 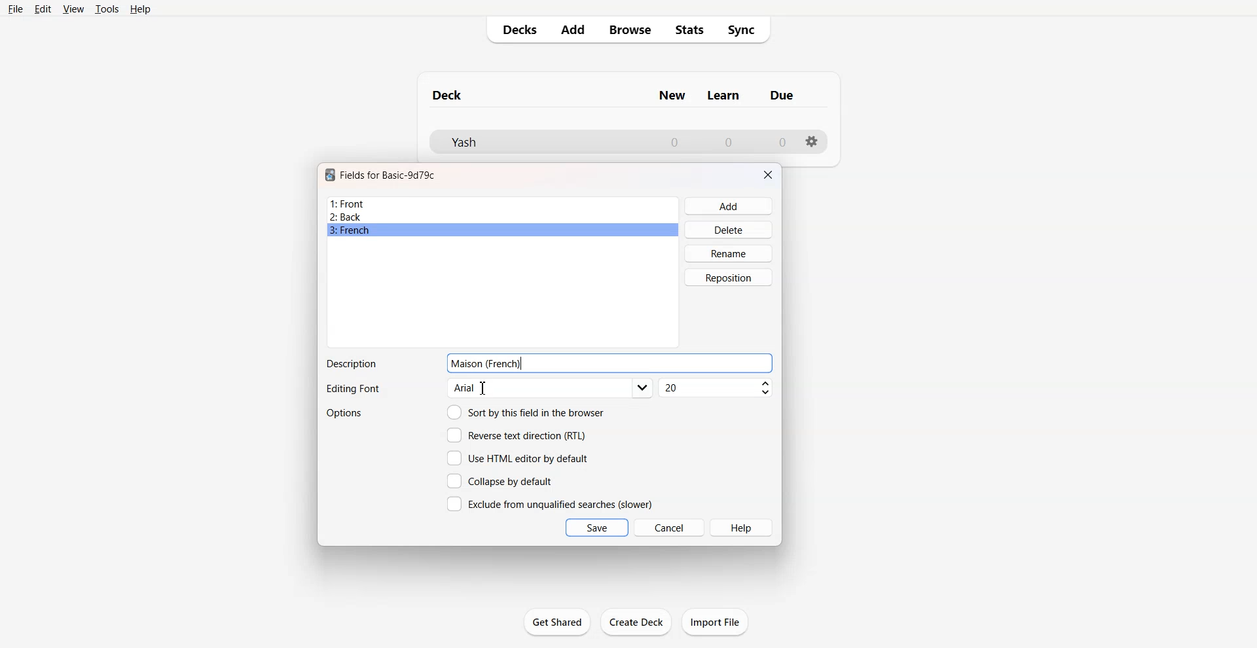 What do you see at coordinates (572, 29) in the screenshot?
I see `Add` at bounding box center [572, 29].